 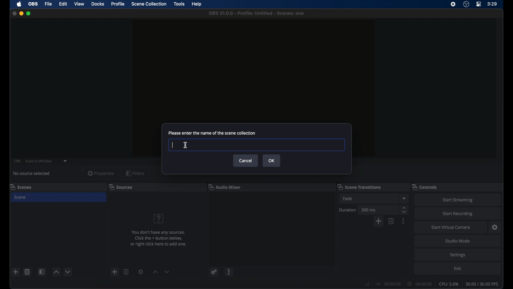 What do you see at coordinates (68, 272) in the screenshot?
I see `decrement` at bounding box center [68, 272].